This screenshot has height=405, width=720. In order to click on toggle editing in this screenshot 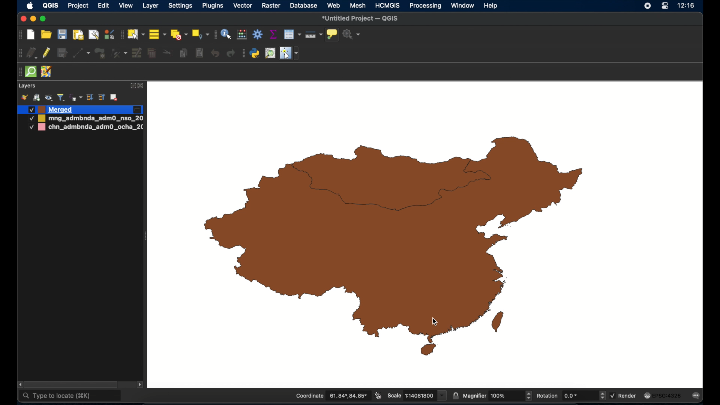, I will do `click(47, 53)`.